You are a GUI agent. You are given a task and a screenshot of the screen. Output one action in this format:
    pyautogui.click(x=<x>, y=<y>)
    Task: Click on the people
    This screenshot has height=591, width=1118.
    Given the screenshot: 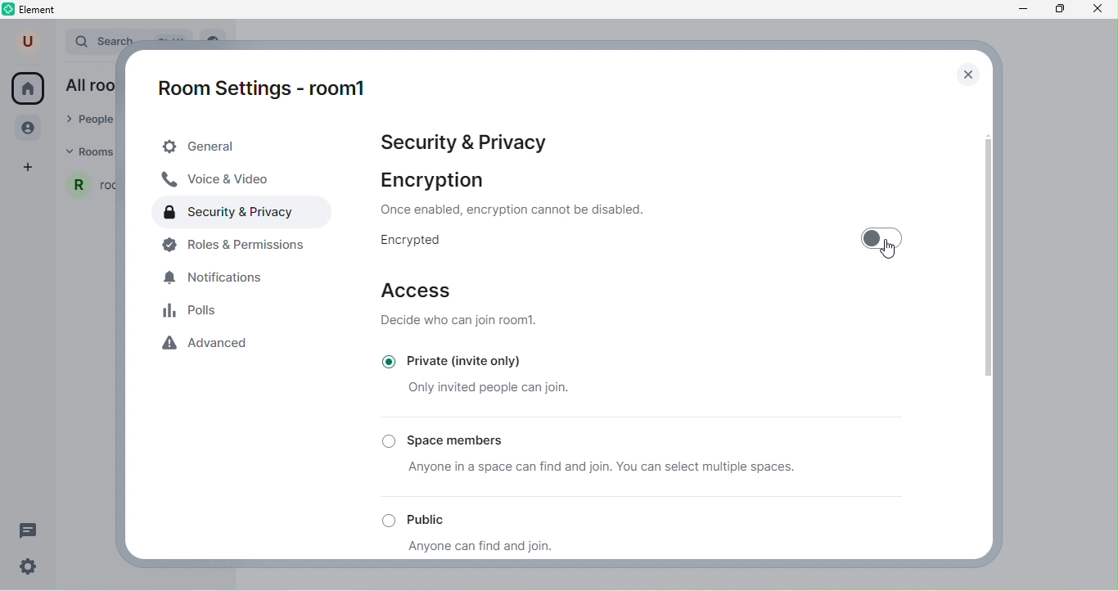 What is the action you would take?
    pyautogui.click(x=30, y=129)
    